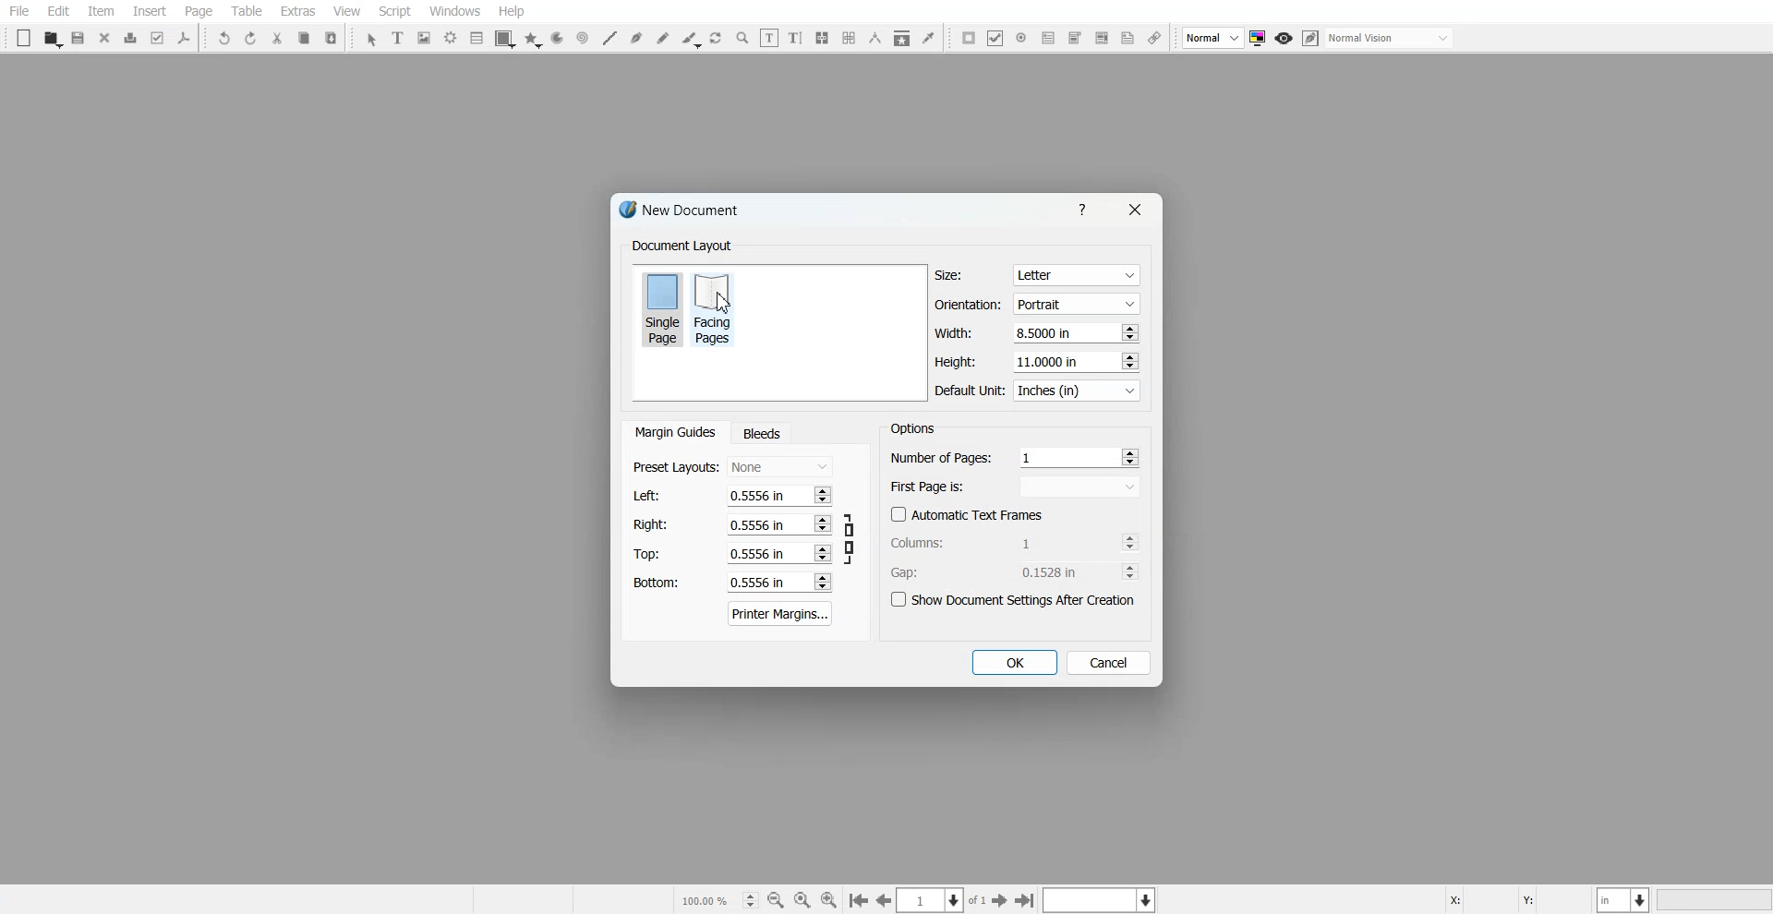 The height and width of the screenshot is (914, 1773). I want to click on Link Annotation, so click(1154, 39).